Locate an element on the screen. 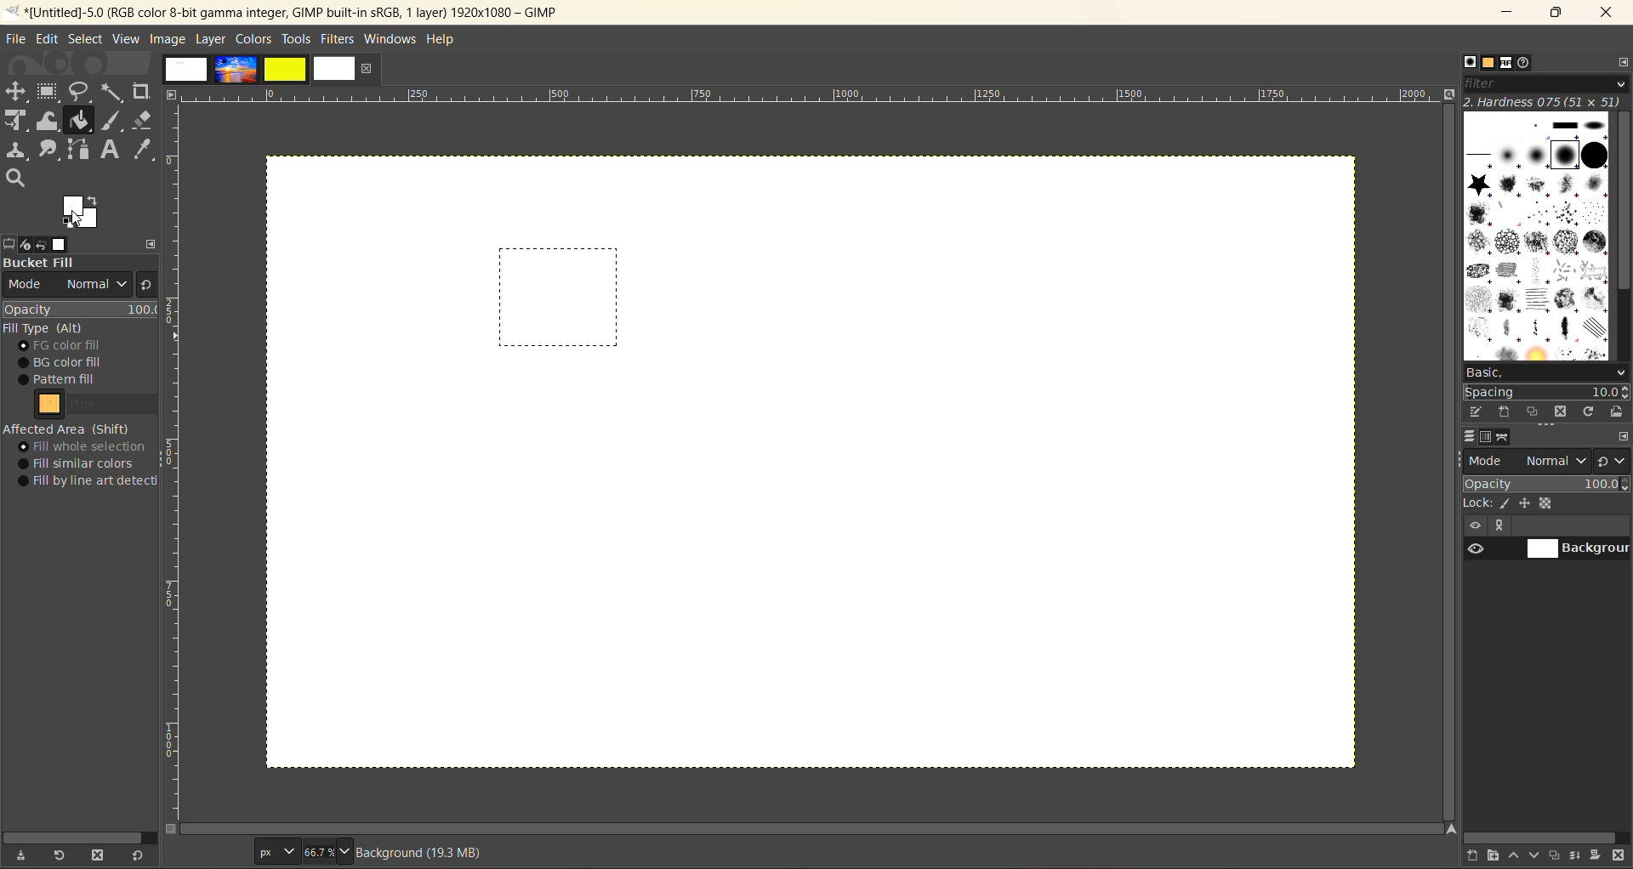 The width and height of the screenshot is (1633, 869). configure is located at coordinates (1621, 66).